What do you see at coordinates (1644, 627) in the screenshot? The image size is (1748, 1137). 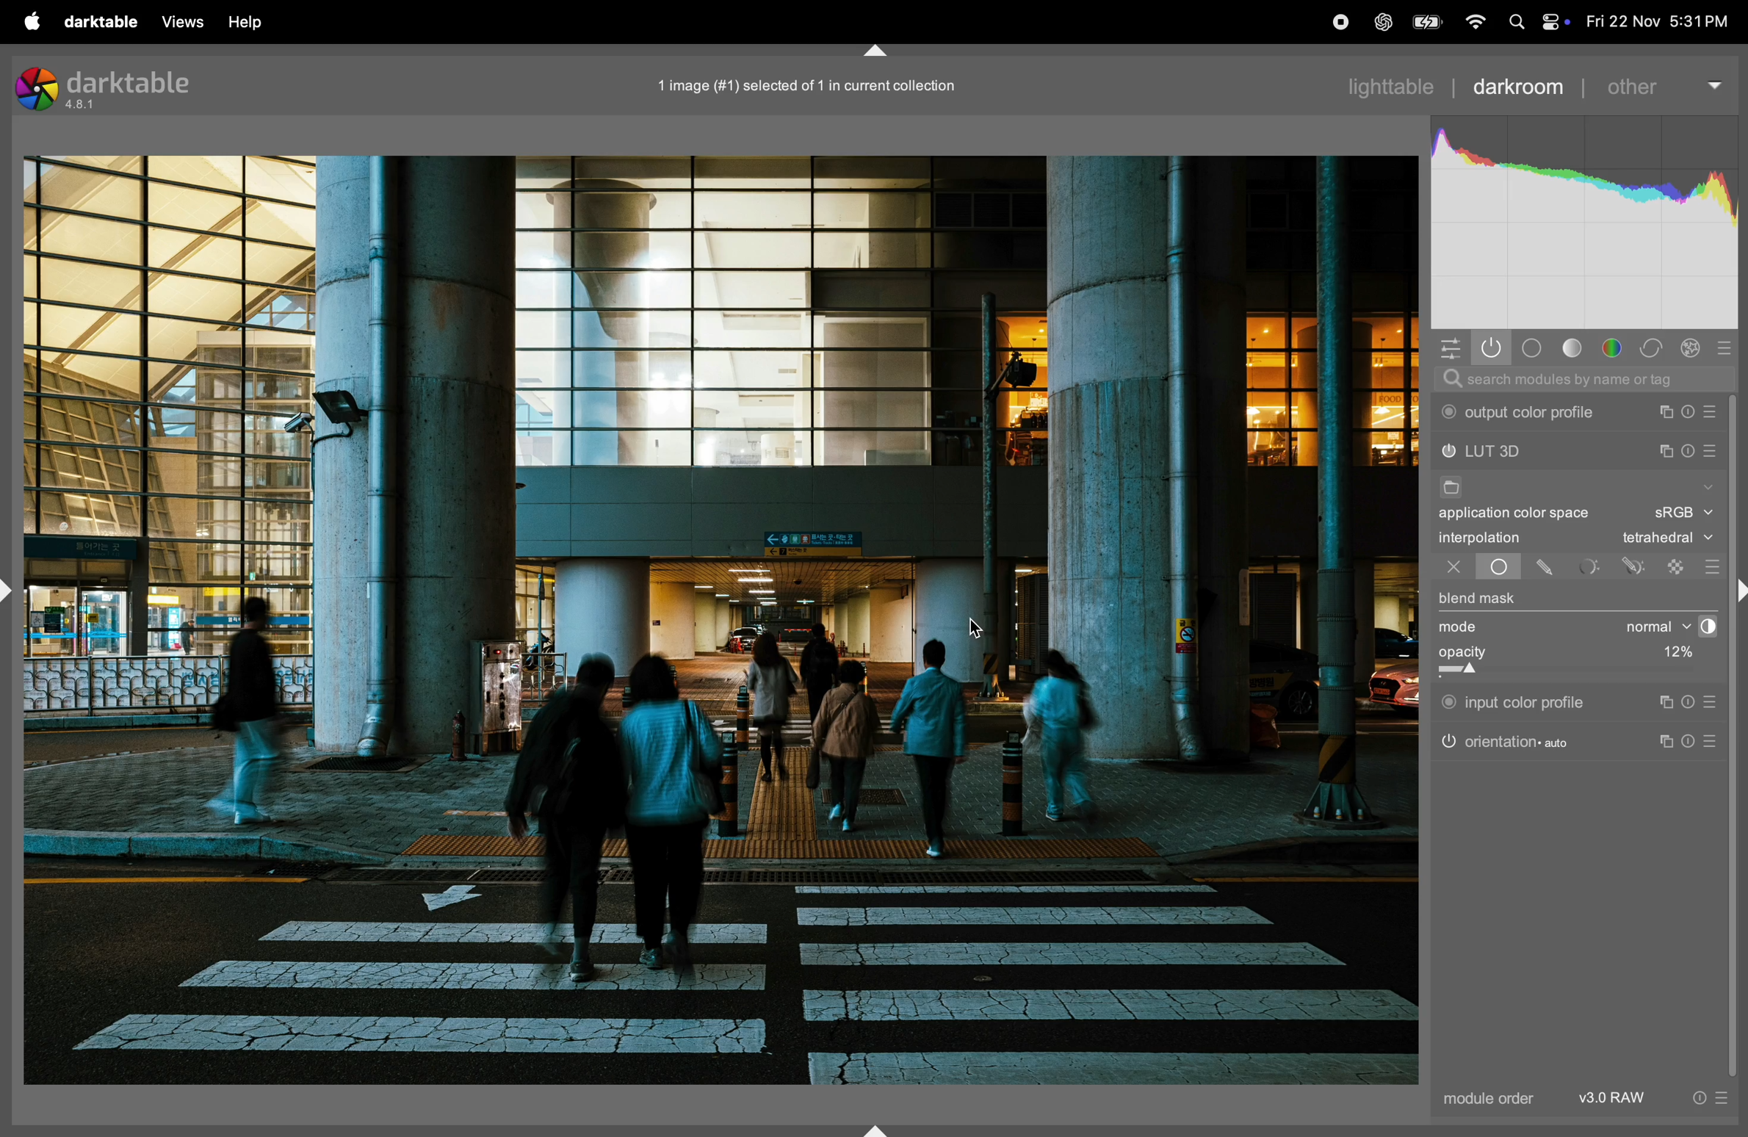 I see `normal` at bounding box center [1644, 627].